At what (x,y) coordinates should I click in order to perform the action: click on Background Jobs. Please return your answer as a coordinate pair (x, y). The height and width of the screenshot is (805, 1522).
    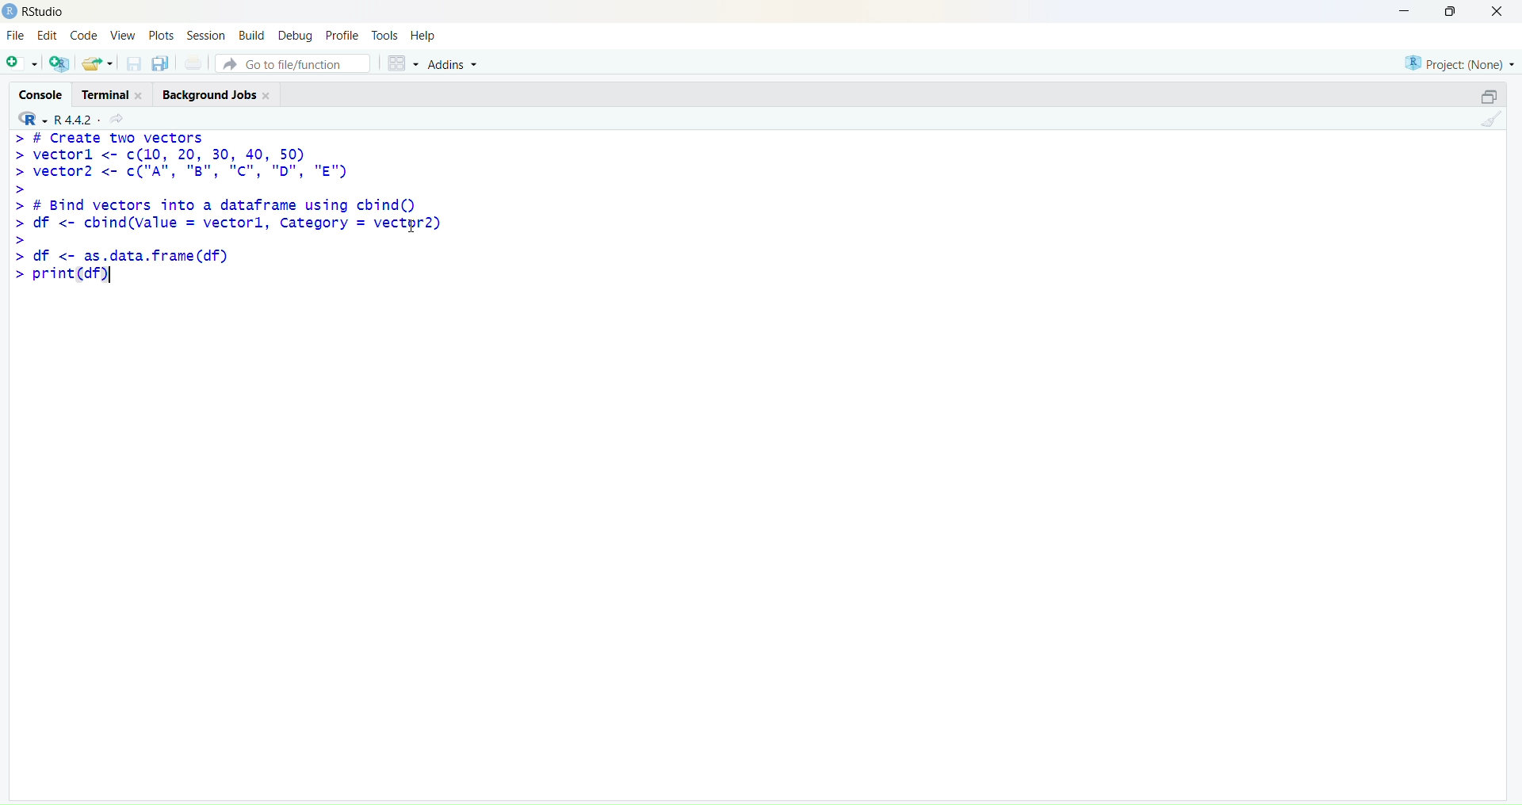
    Looking at the image, I should click on (216, 94).